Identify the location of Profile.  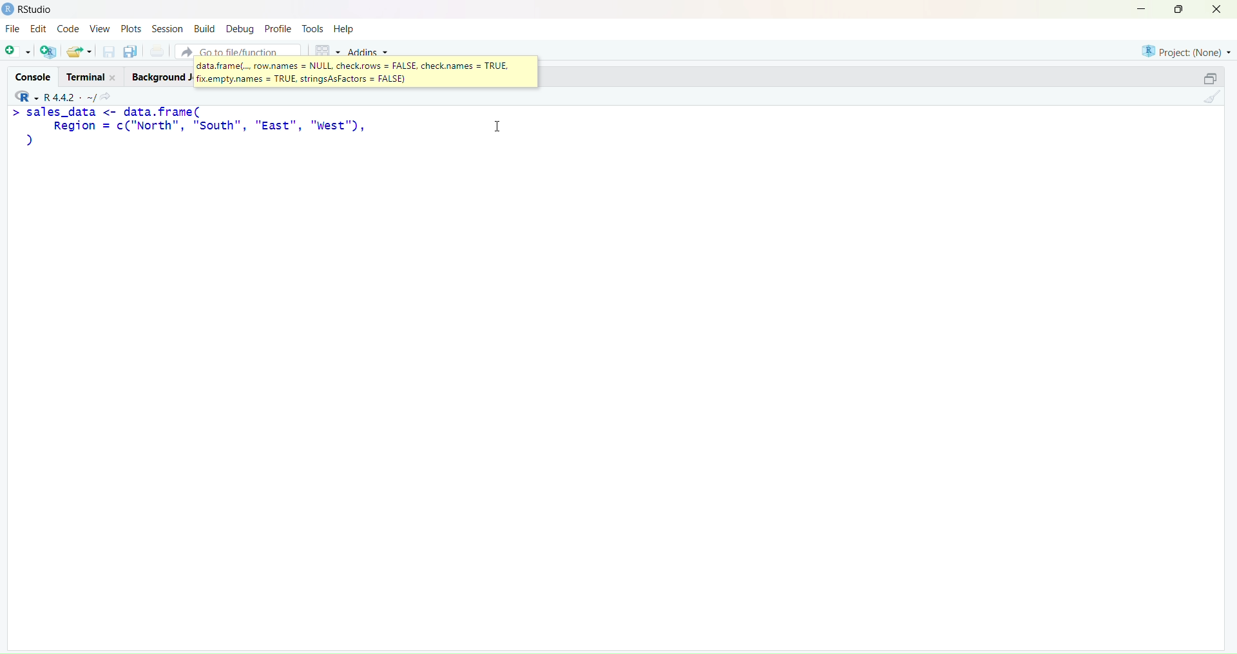
(278, 30).